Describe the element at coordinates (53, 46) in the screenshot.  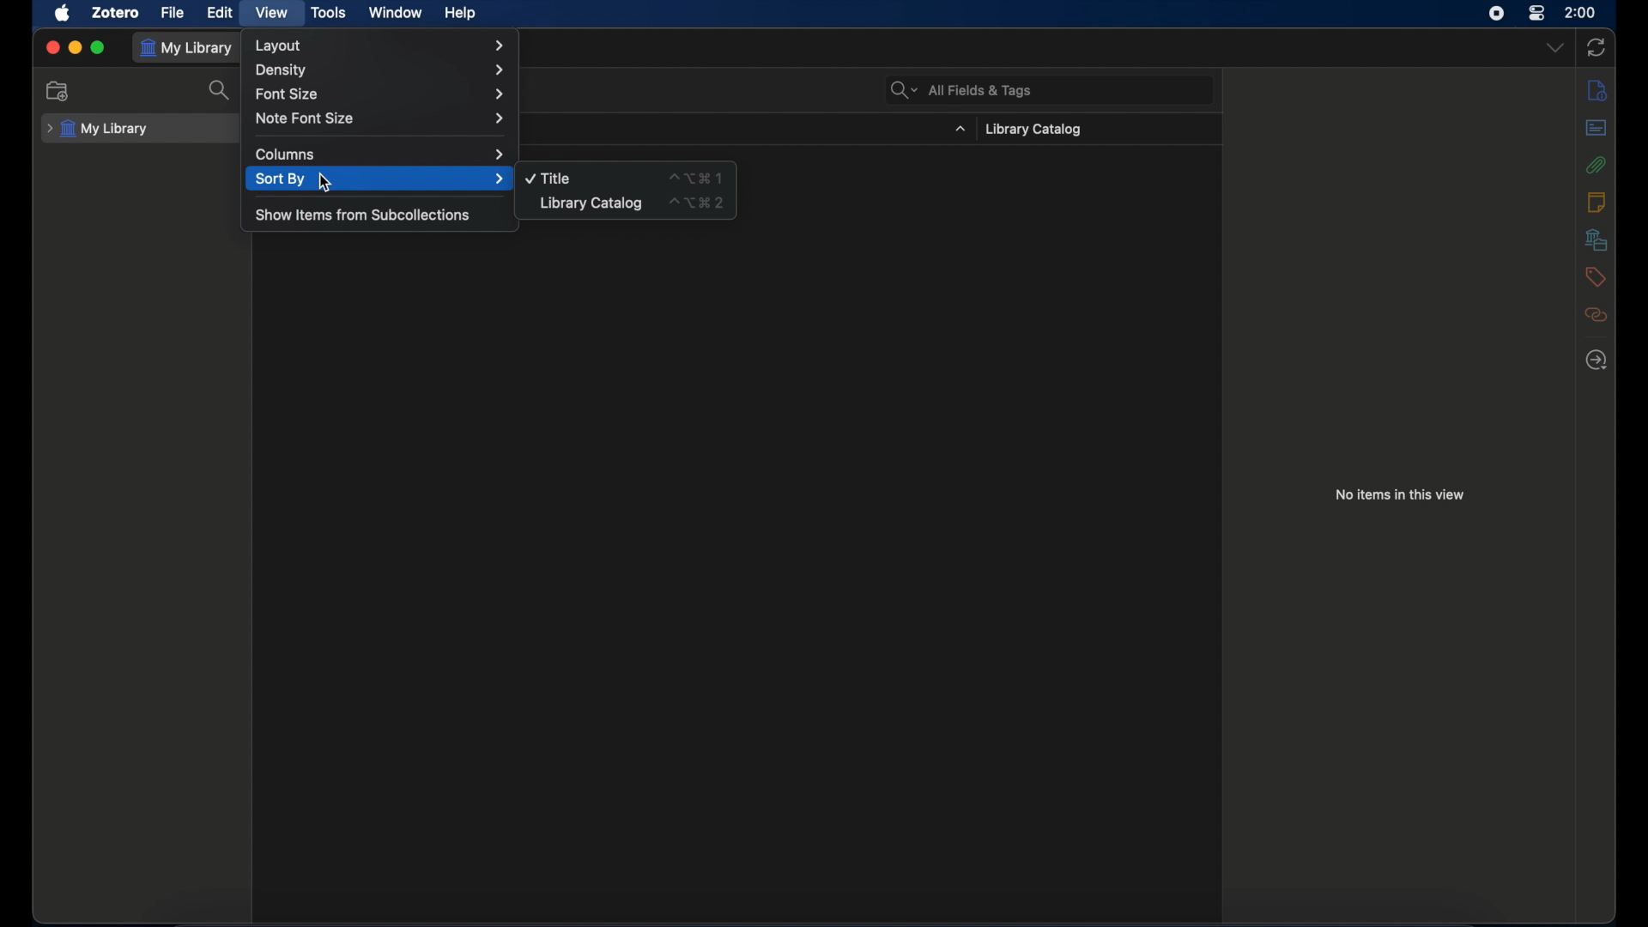
I see `close` at that location.